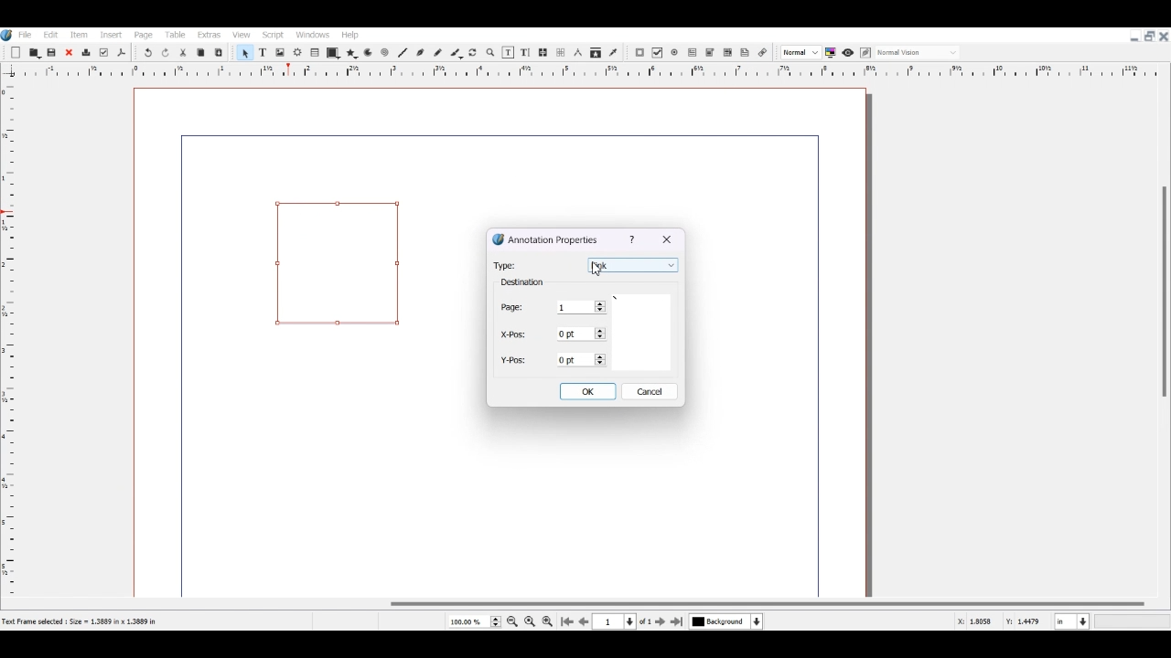  What do you see at coordinates (598, 268) in the screenshot?
I see `Cursor` at bounding box center [598, 268].